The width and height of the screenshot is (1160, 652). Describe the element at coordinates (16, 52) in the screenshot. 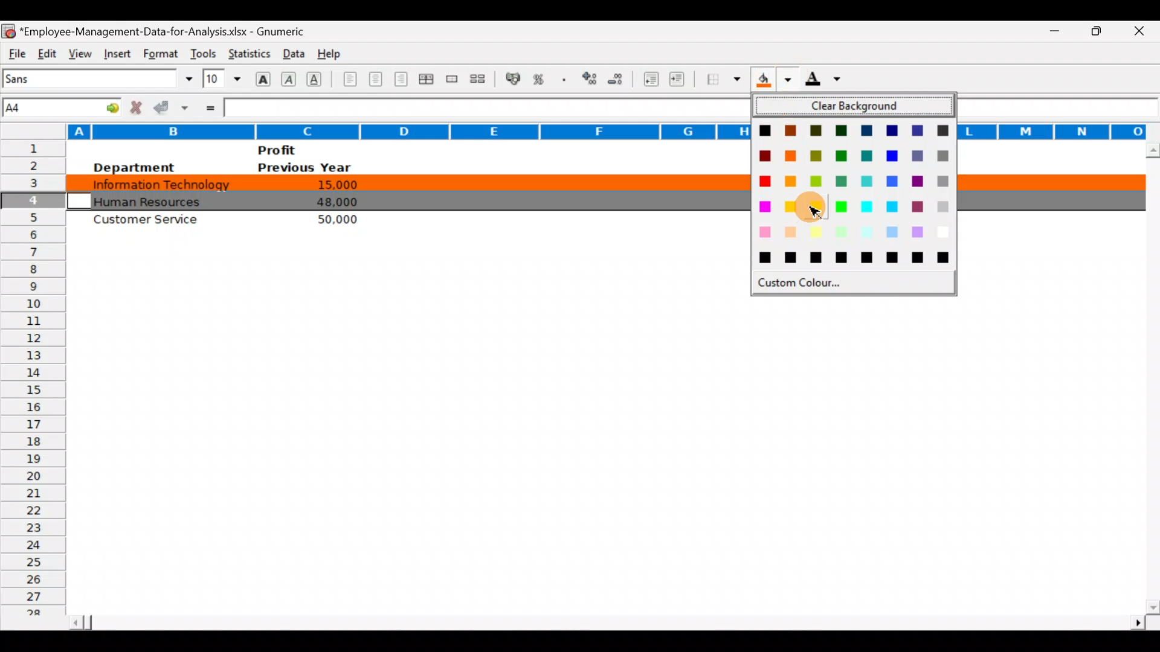

I see `File` at that location.